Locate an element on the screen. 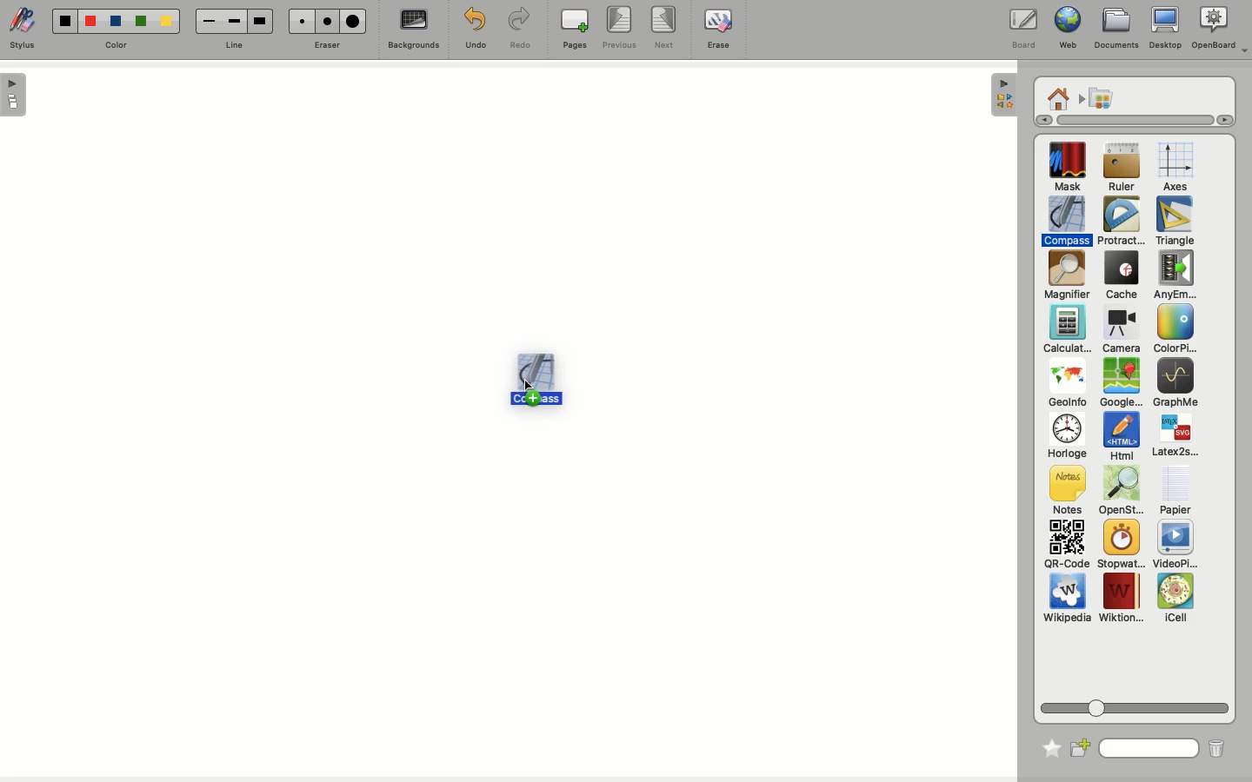  Web is located at coordinates (1065, 30).